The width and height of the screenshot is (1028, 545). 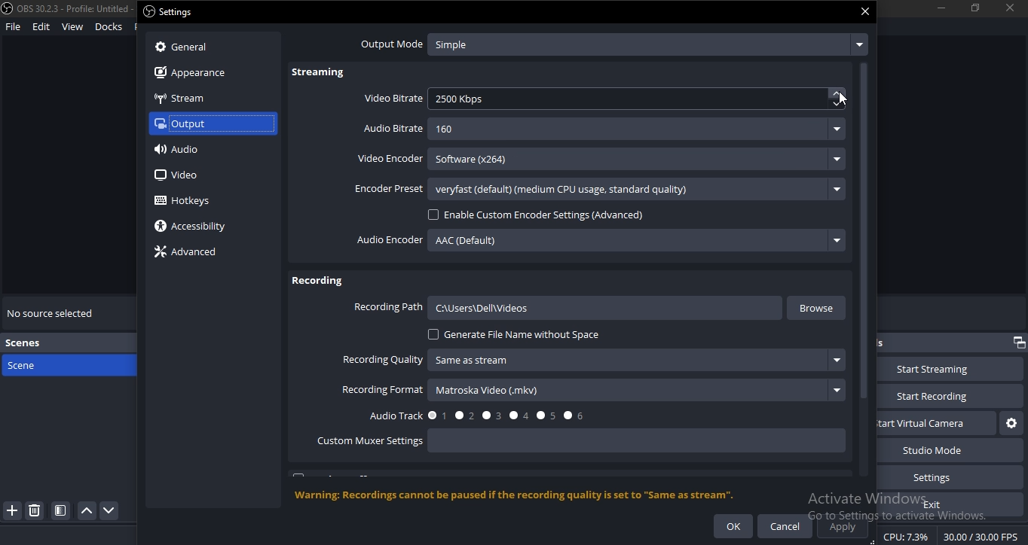 What do you see at coordinates (109, 26) in the screenshot?
I see `docks` at bounding box center [109, 26].